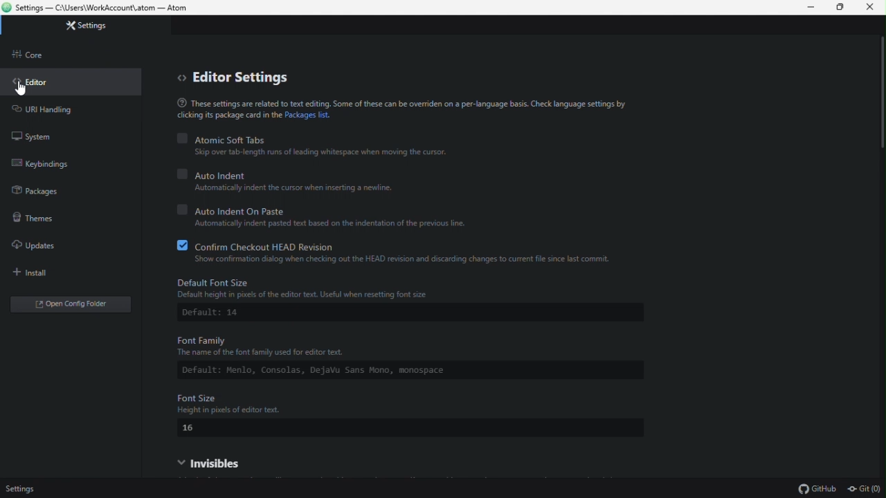 The image size is (886, 498). What do you see at coordinates (38, 273) in the screenshot?
I see `Install ` at bounding box center [38, 273].